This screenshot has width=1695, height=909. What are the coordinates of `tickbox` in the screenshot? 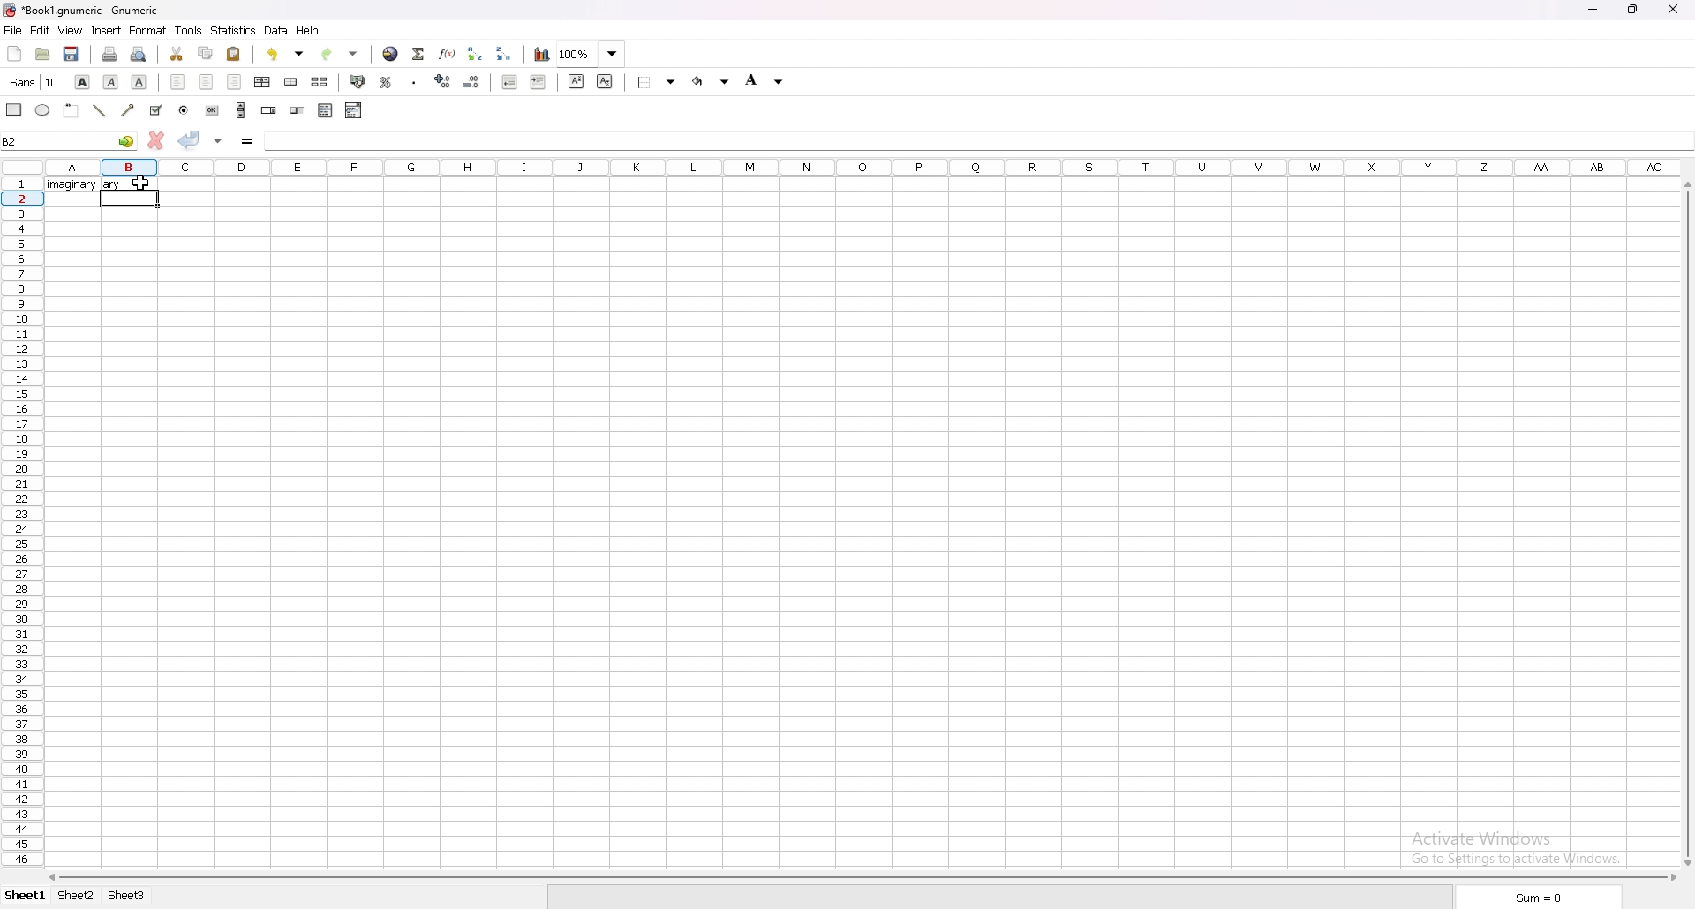 It's located at (157, 109).